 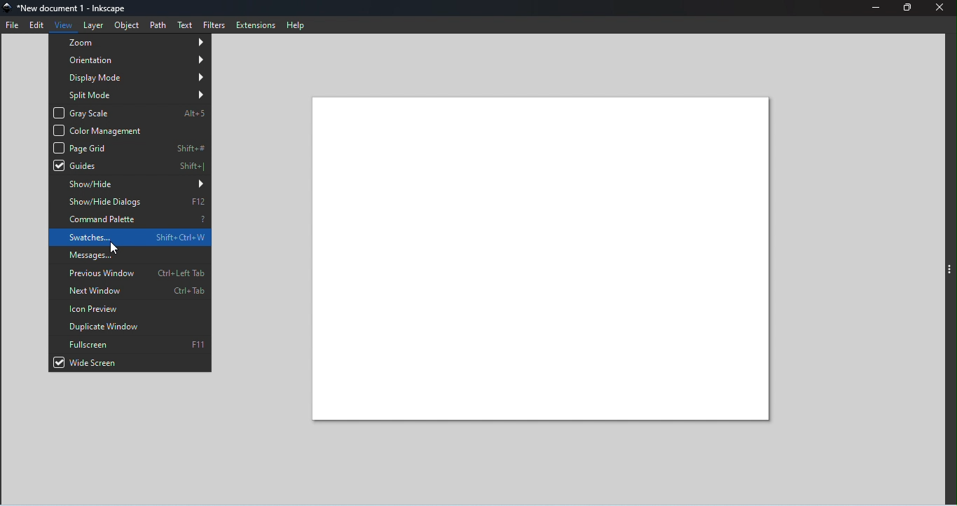 I want to click on Fullscreen, so click(x=128, y=343).